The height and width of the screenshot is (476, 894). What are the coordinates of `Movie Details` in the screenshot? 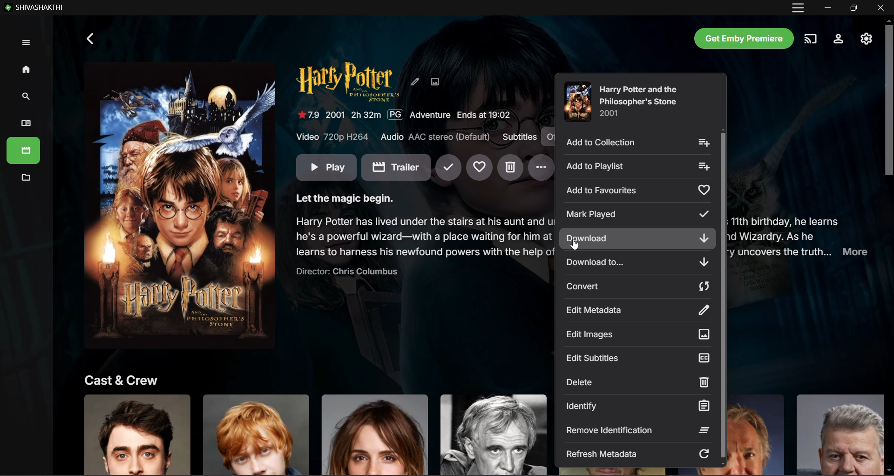 It's located at (404, 115).